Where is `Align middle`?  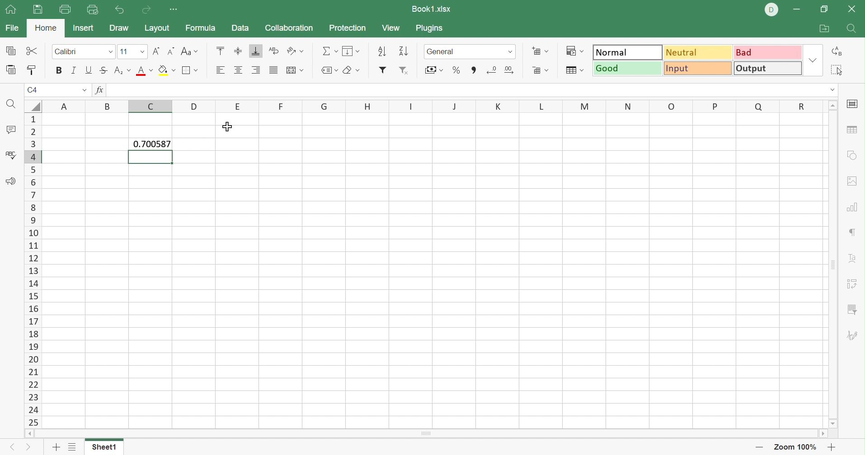 Align middle is located at coordinates (237, 50).